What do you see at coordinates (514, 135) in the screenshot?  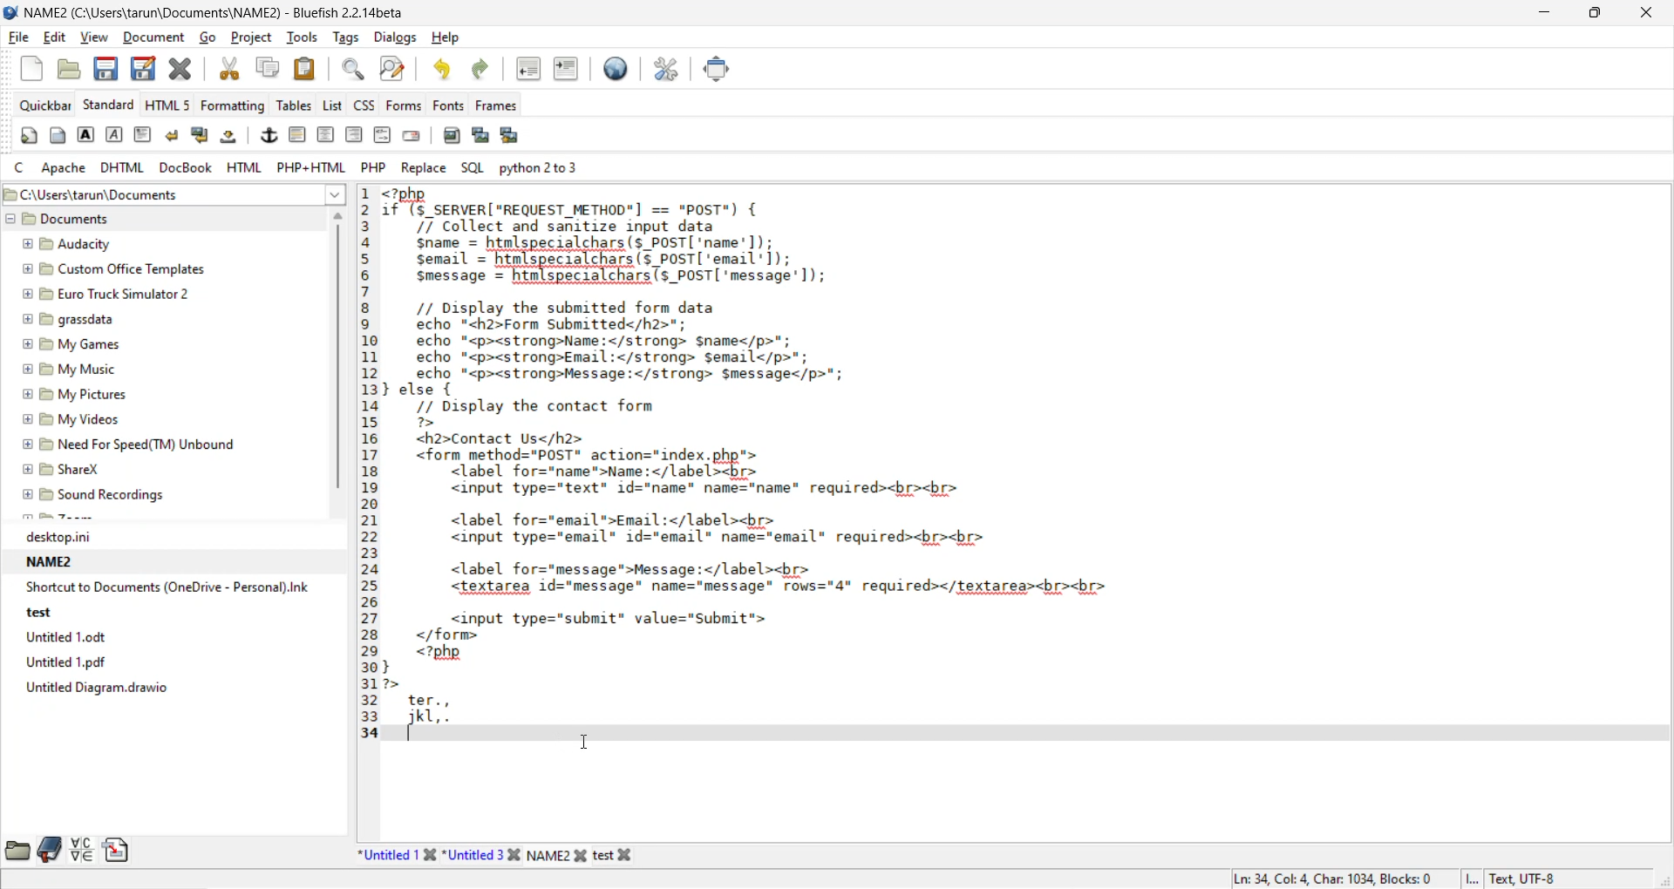 I see `insert multiple thumbnail` at bounding box center [514, 135].